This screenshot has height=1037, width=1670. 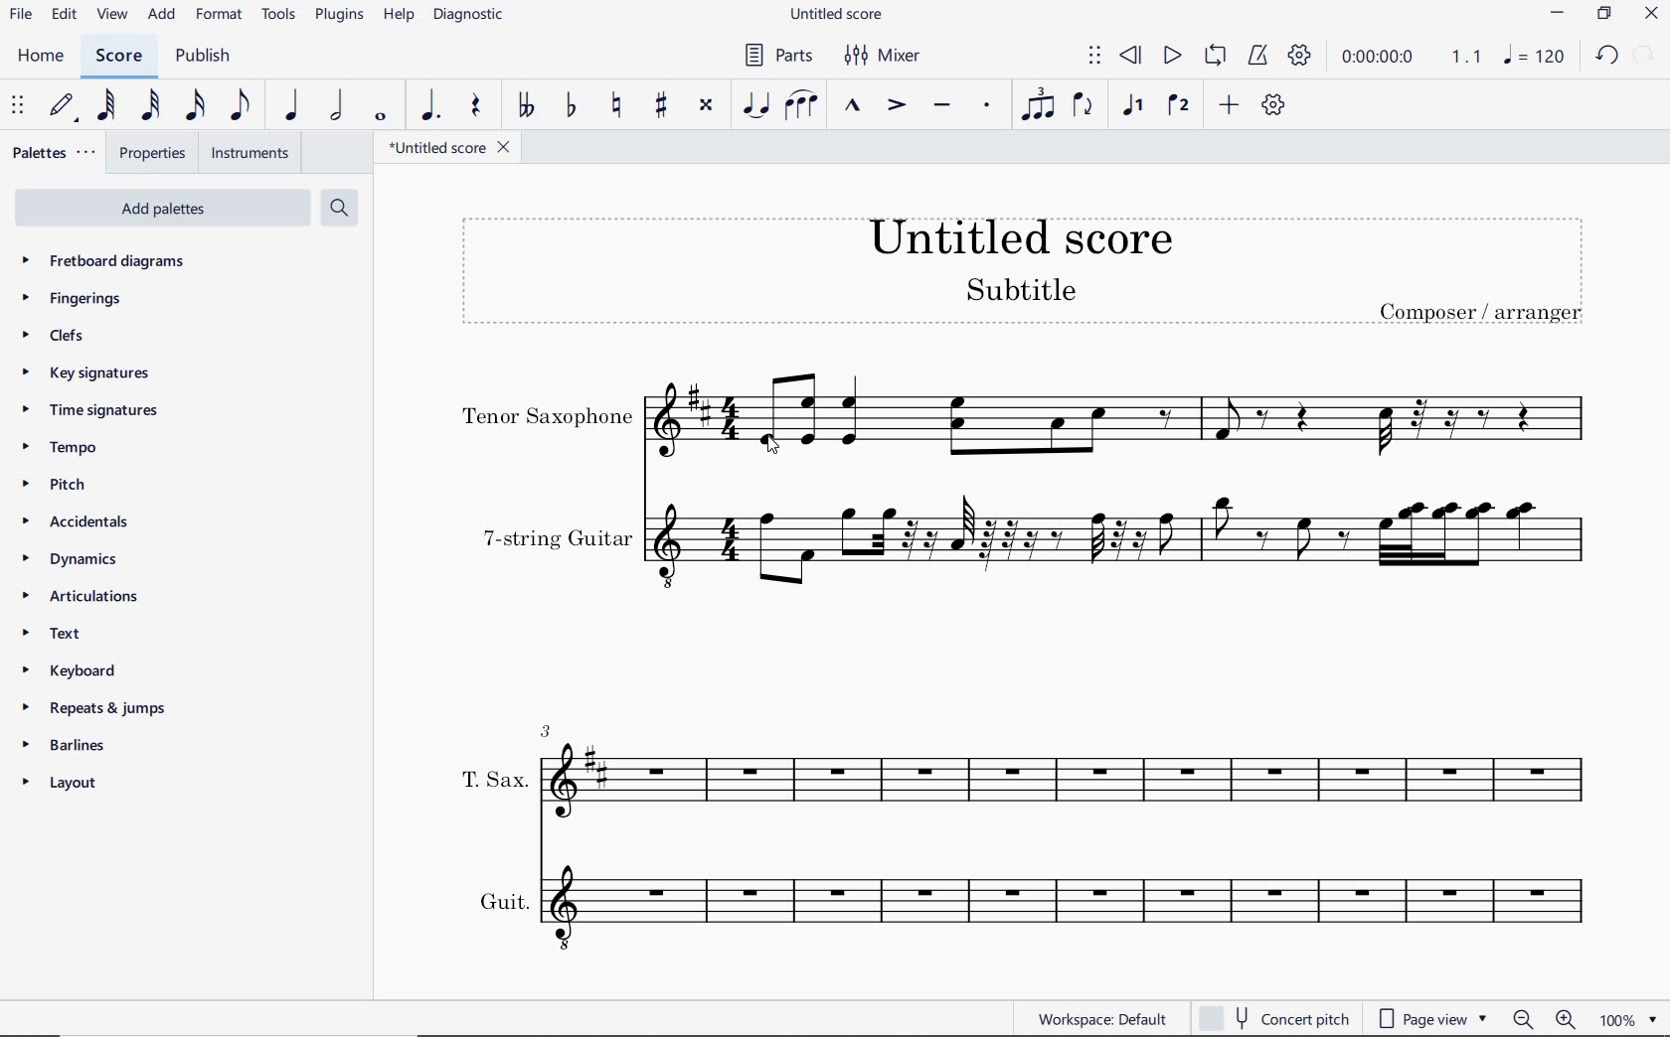 I want to click on BARLINES, so click(x=66, y=749).